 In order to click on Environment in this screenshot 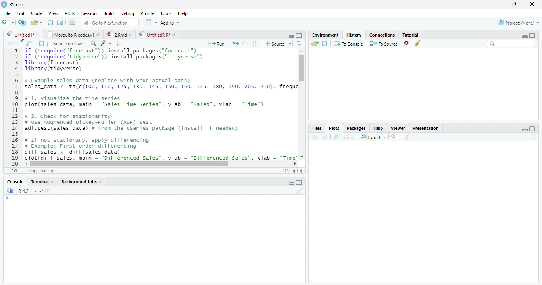, I will do `click(326, 35)`.